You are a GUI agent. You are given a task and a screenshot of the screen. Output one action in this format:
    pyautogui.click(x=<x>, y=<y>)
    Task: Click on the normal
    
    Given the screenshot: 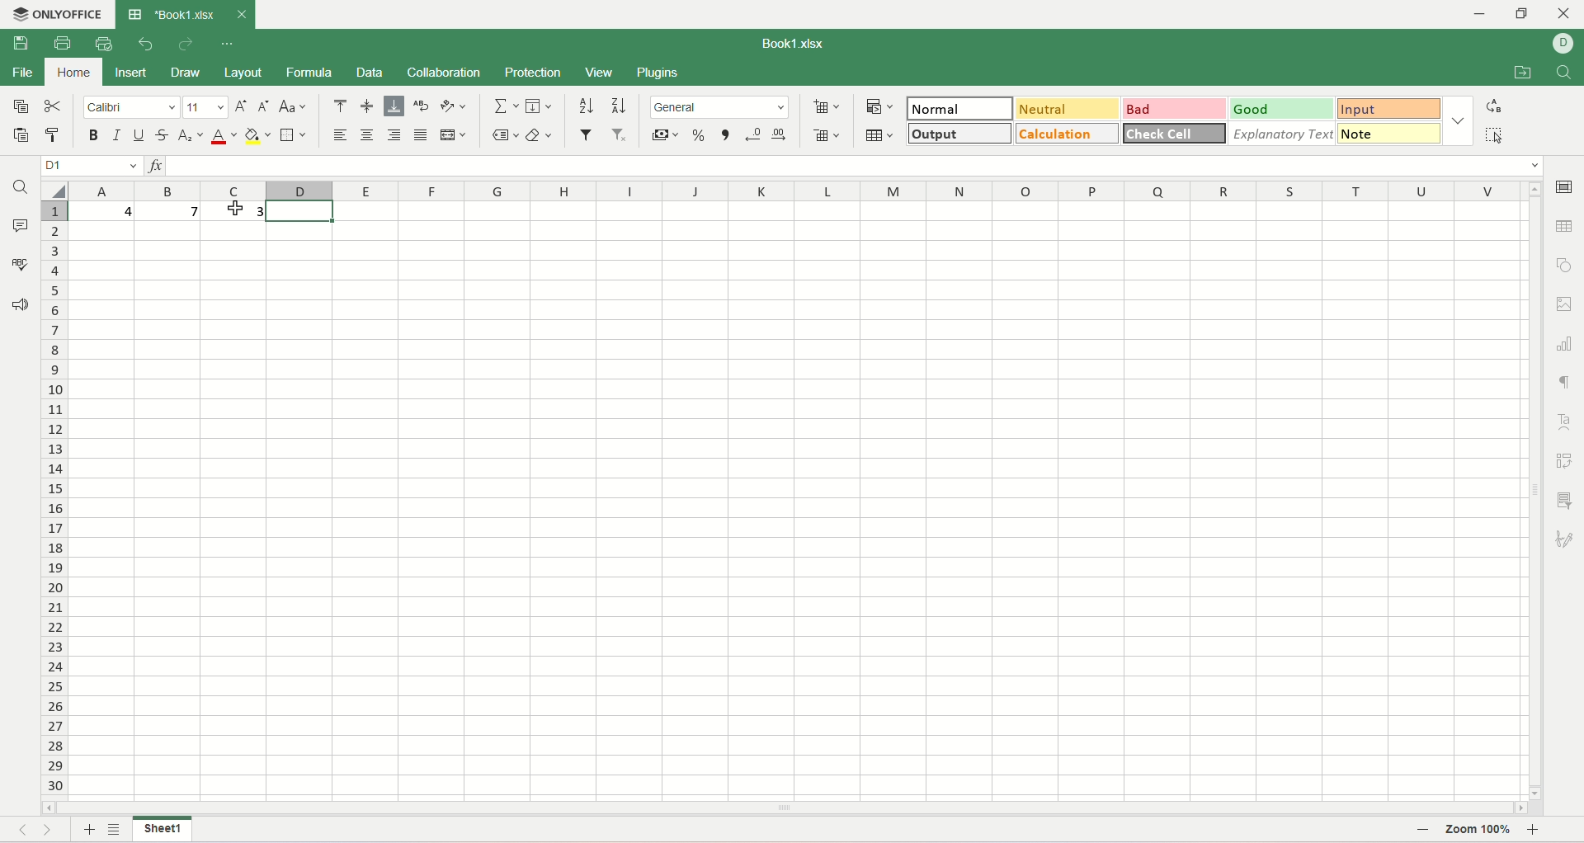 What is the action you would take?
    pyautogui.click(x=959, y=108)
    